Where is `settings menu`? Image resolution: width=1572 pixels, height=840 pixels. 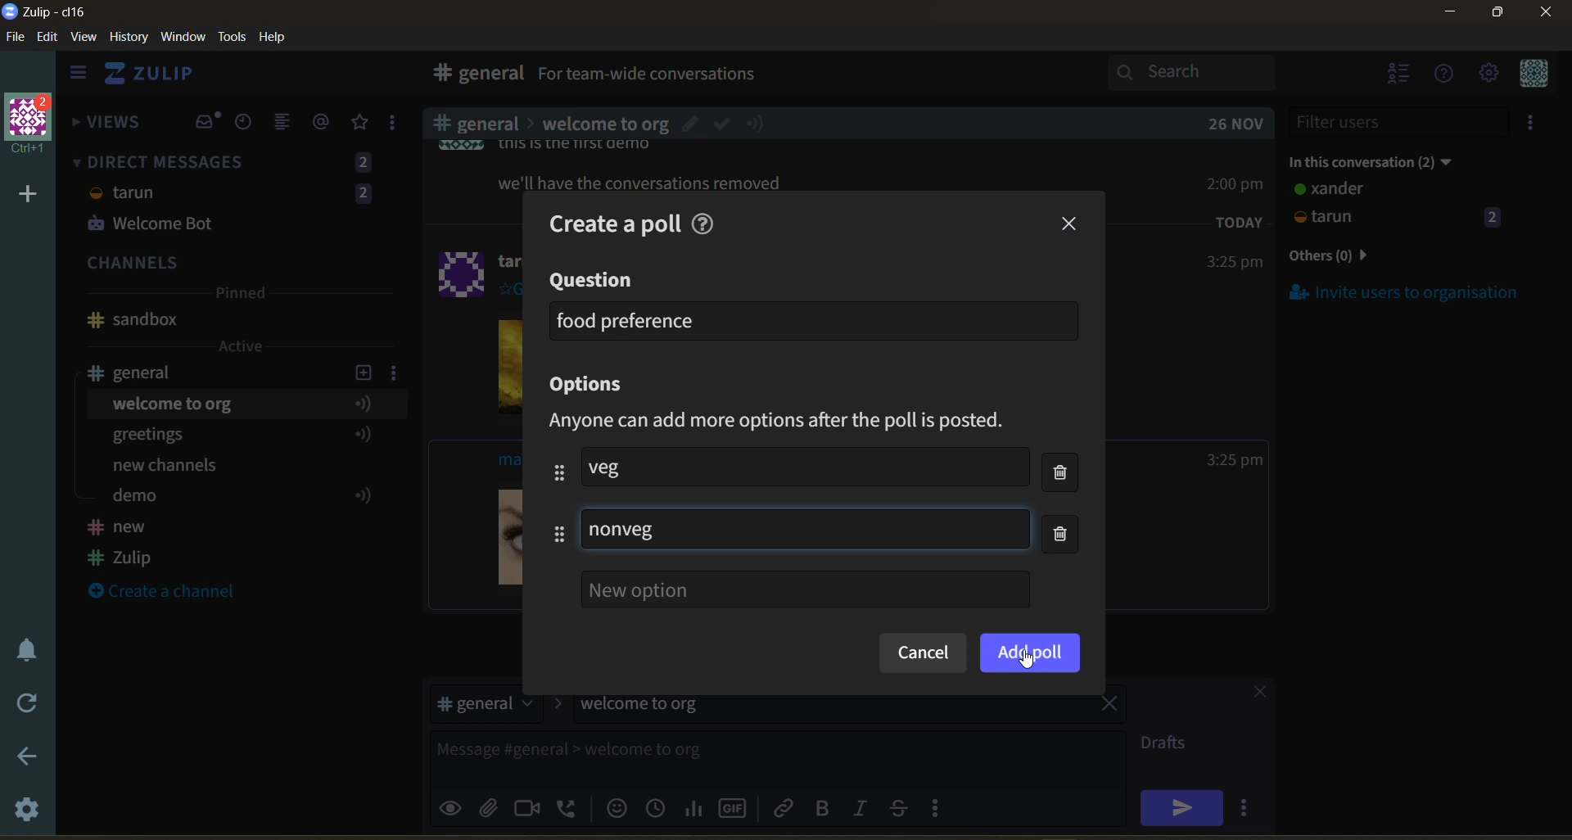
settings menu is located at coordinates (1488, 75).